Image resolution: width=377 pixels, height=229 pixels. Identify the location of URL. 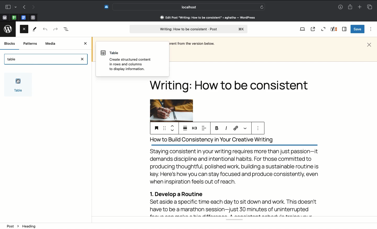
(235, 128).